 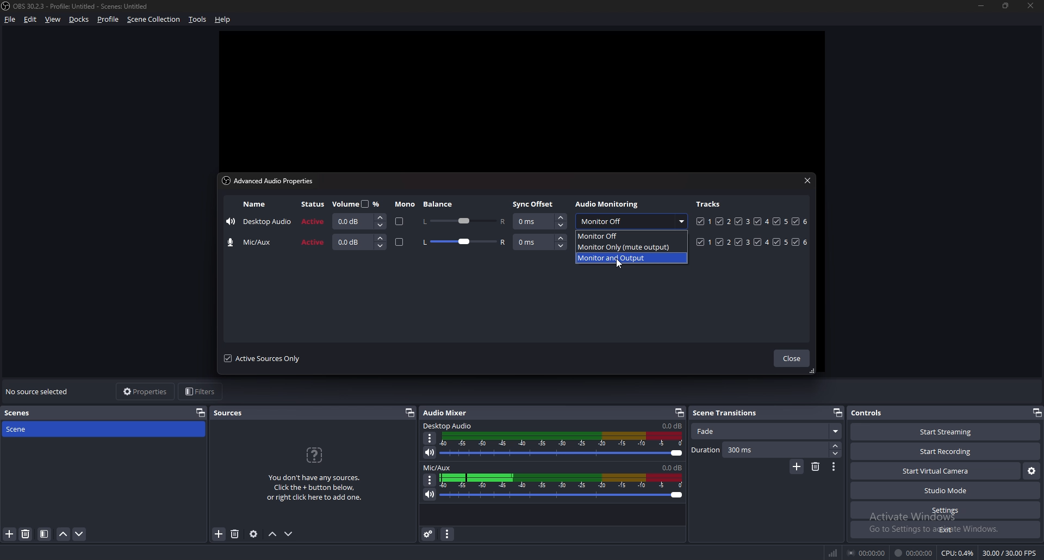 What do you see at coordinates (562, 486) in the screenshot?
I see `mic/aux sound bar` at bounding box center [562, 486].